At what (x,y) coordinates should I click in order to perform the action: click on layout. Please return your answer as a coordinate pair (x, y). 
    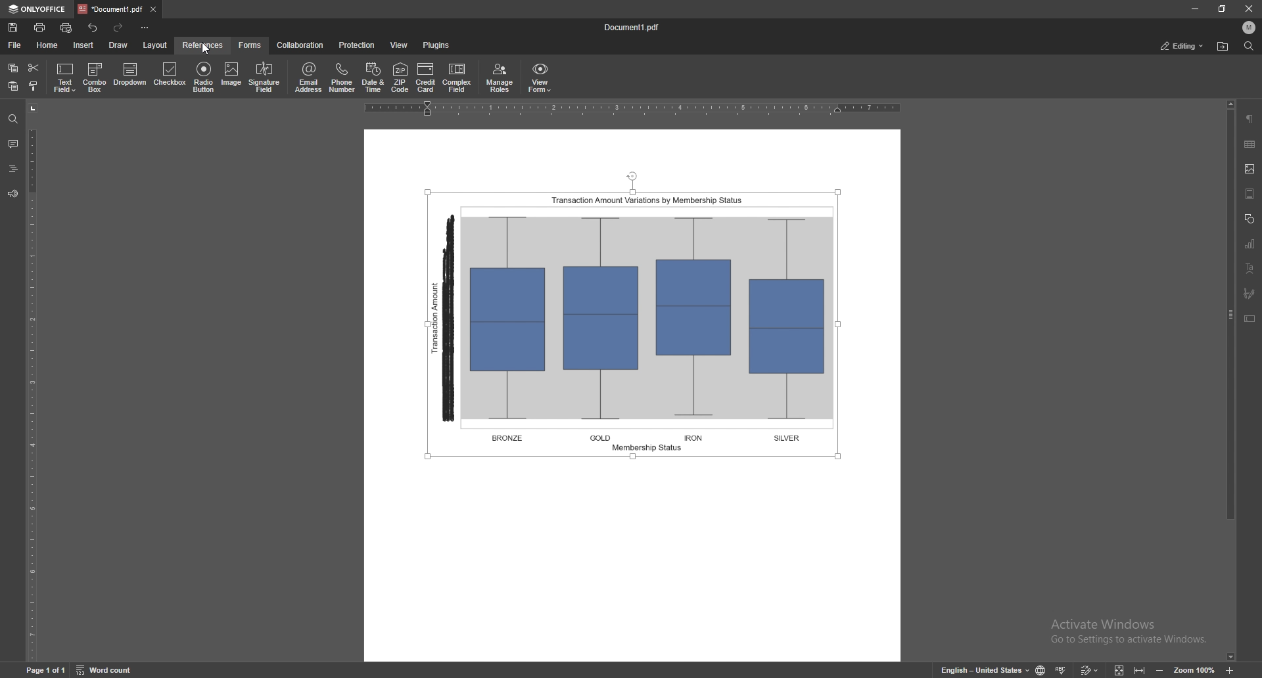
    Looking at the image, I should click on (156, 45).